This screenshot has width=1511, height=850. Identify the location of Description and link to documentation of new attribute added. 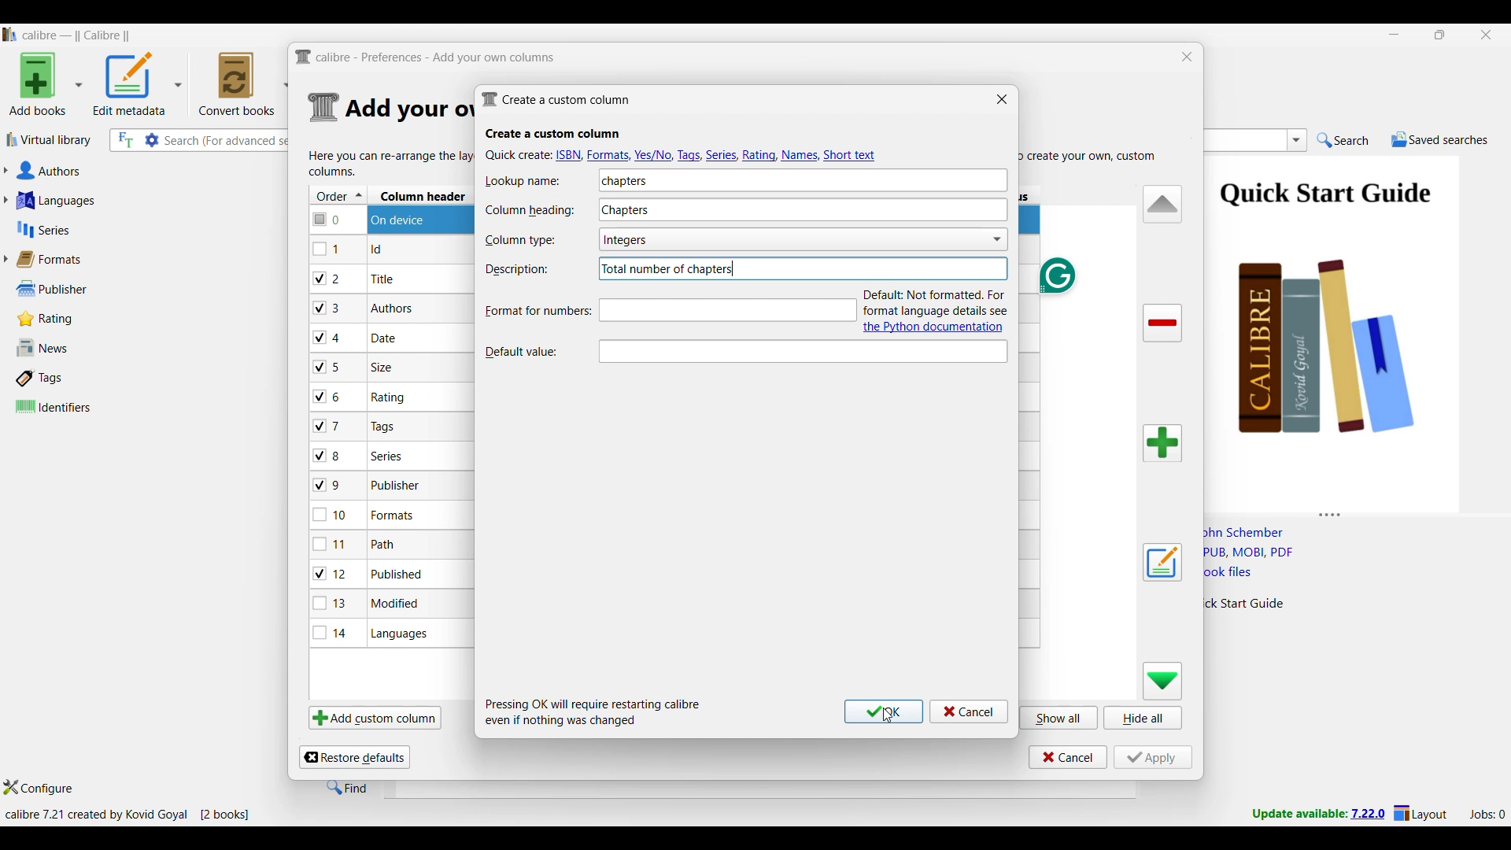
(939, 310).